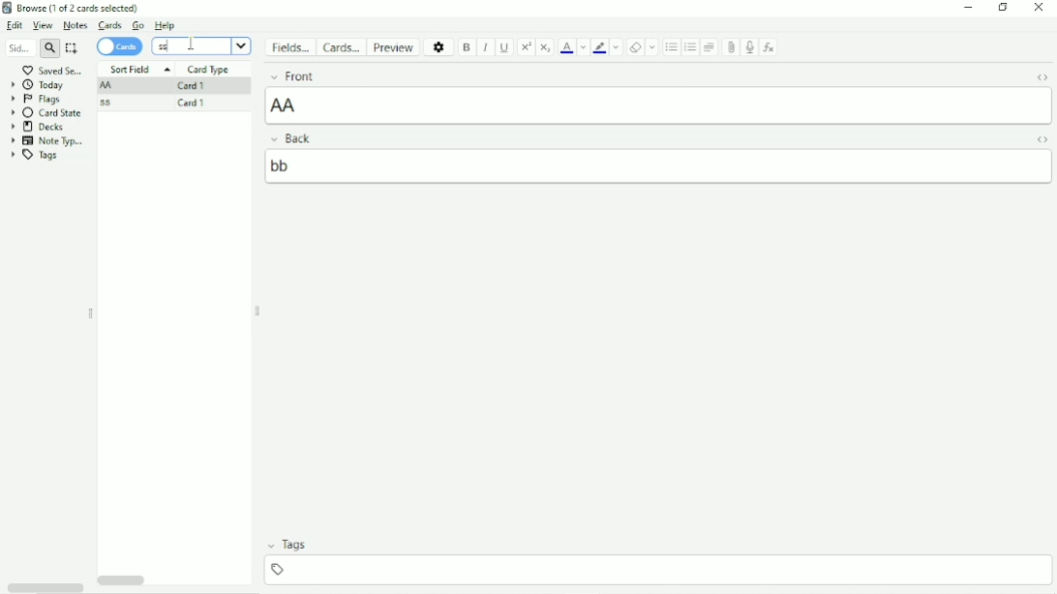 Image resolution: width=1057 pixels, height=594 pixels. I want to click on Cursor, so click(189, 45).